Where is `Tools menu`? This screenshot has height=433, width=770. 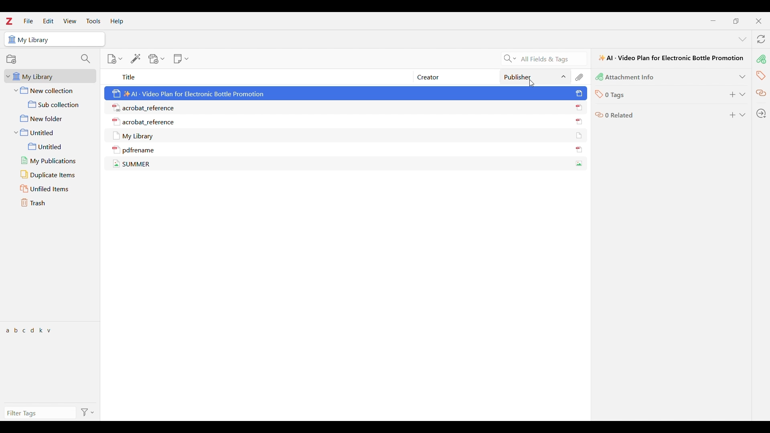 Tools menu is located at coordinates (93, 21).